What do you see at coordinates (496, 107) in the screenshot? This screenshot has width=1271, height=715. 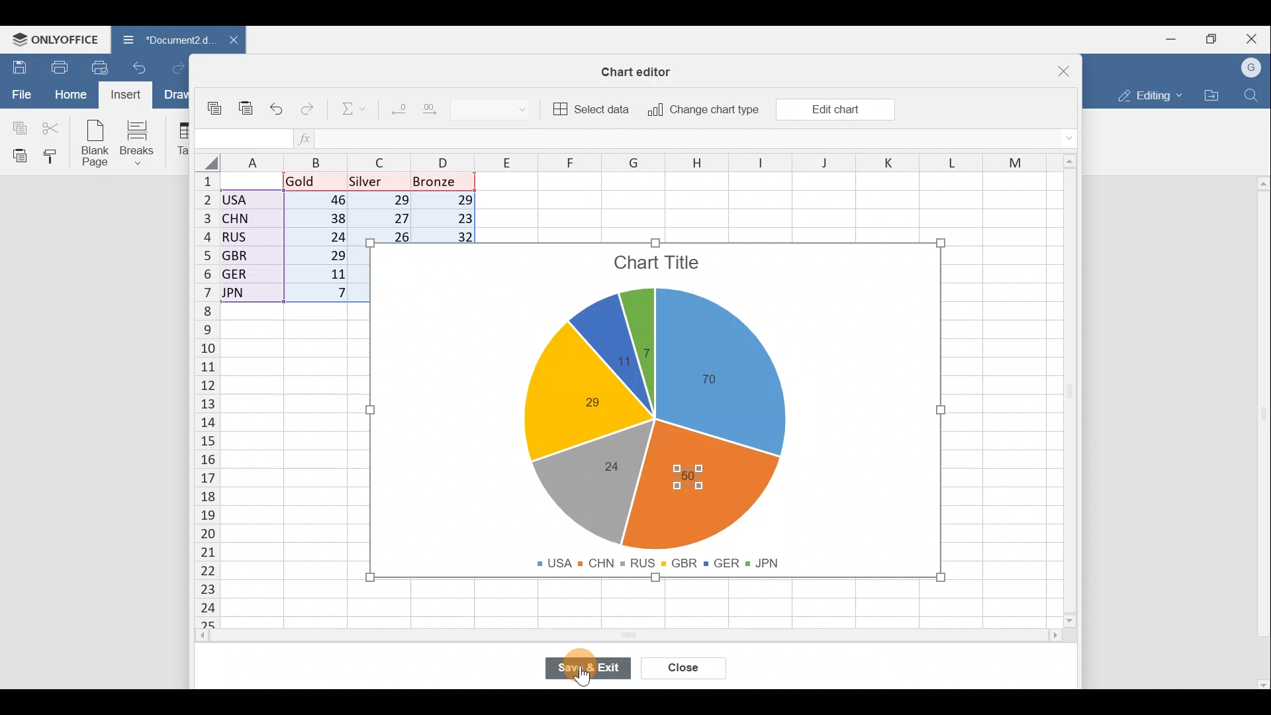 I see `Number format` at bounding box center [496, 107].